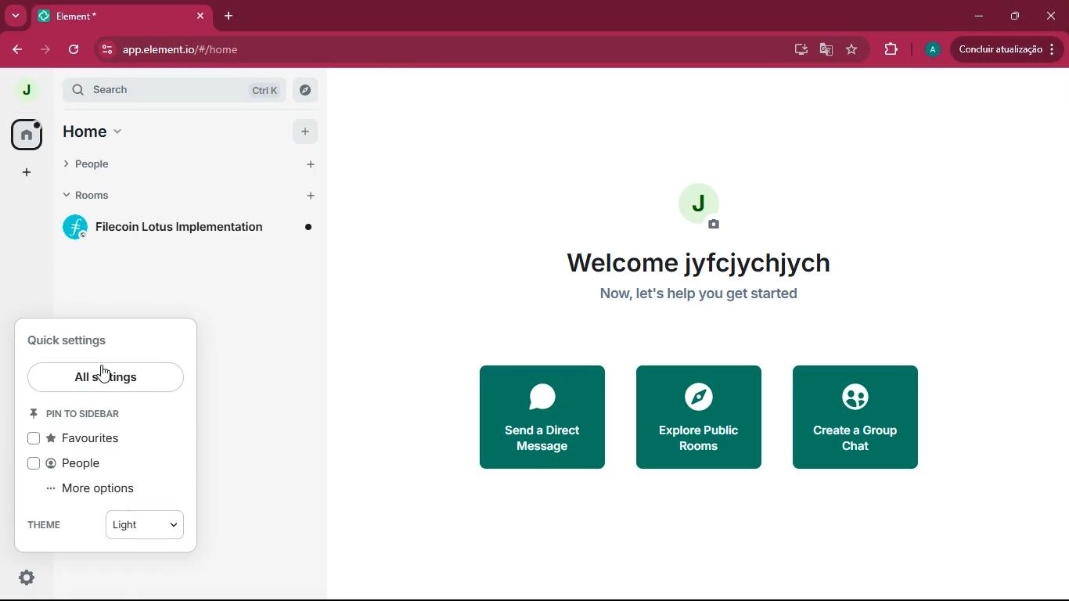 The image size is (1069, 601). What do you see at coordinates (860, 418) in the screenshot?
I see `create` at bounding box center [860, 418].